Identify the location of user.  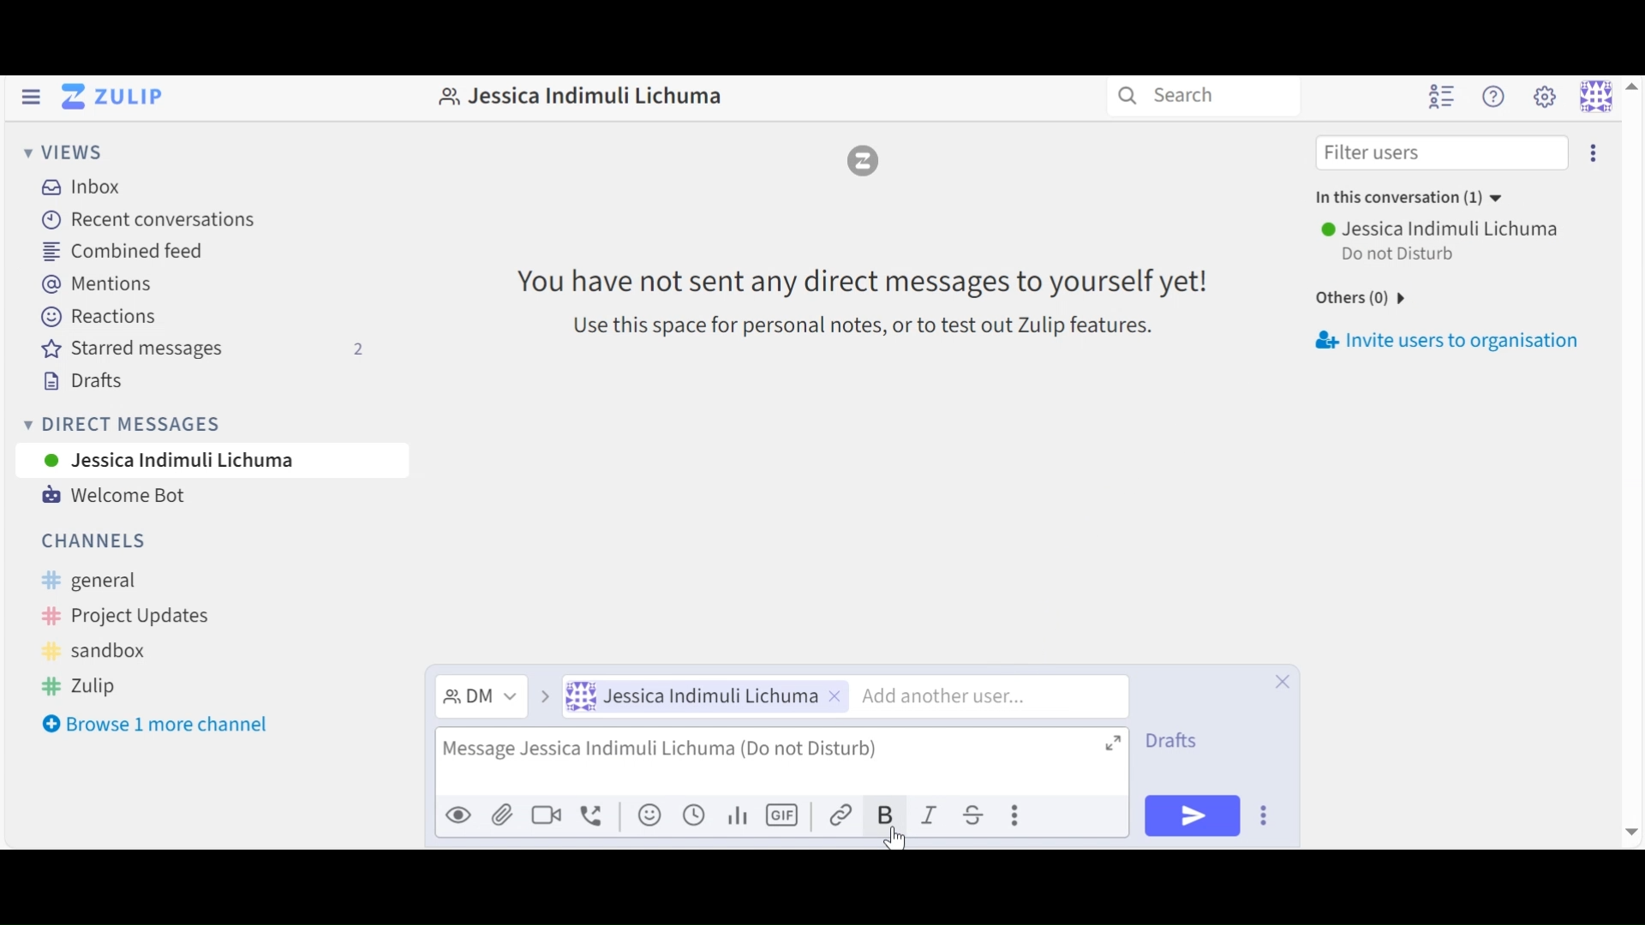
(1444, 228).